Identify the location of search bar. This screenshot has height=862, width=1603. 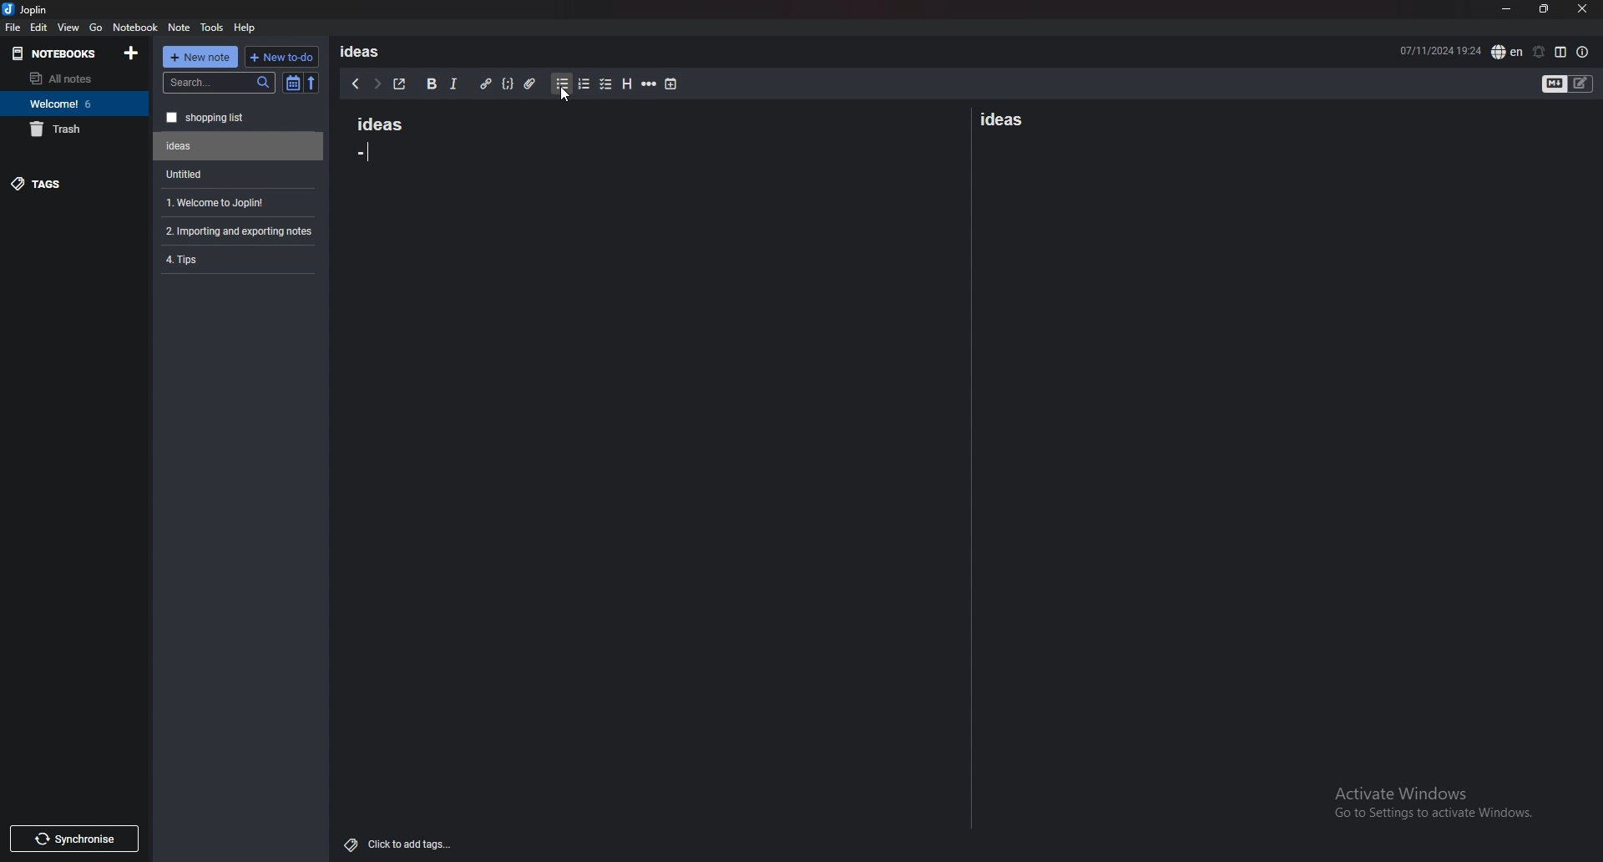
(220, 83).